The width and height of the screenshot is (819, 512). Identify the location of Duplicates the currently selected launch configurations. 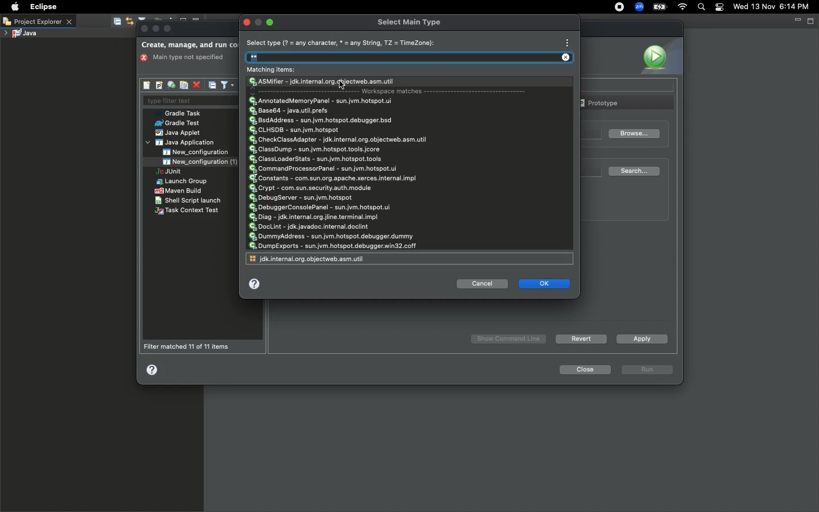
(184, 85).